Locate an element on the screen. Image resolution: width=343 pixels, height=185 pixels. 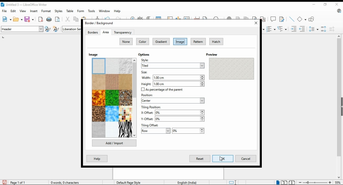
options is located at coordinates (145, 55).